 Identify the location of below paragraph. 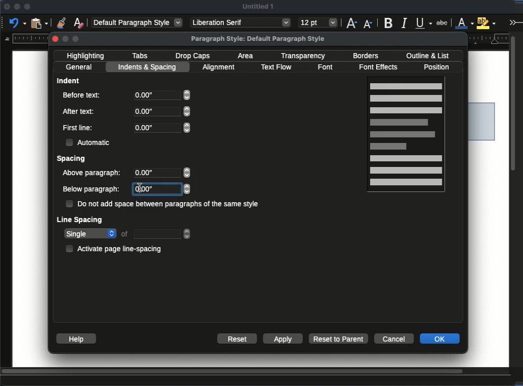
(93, 190).